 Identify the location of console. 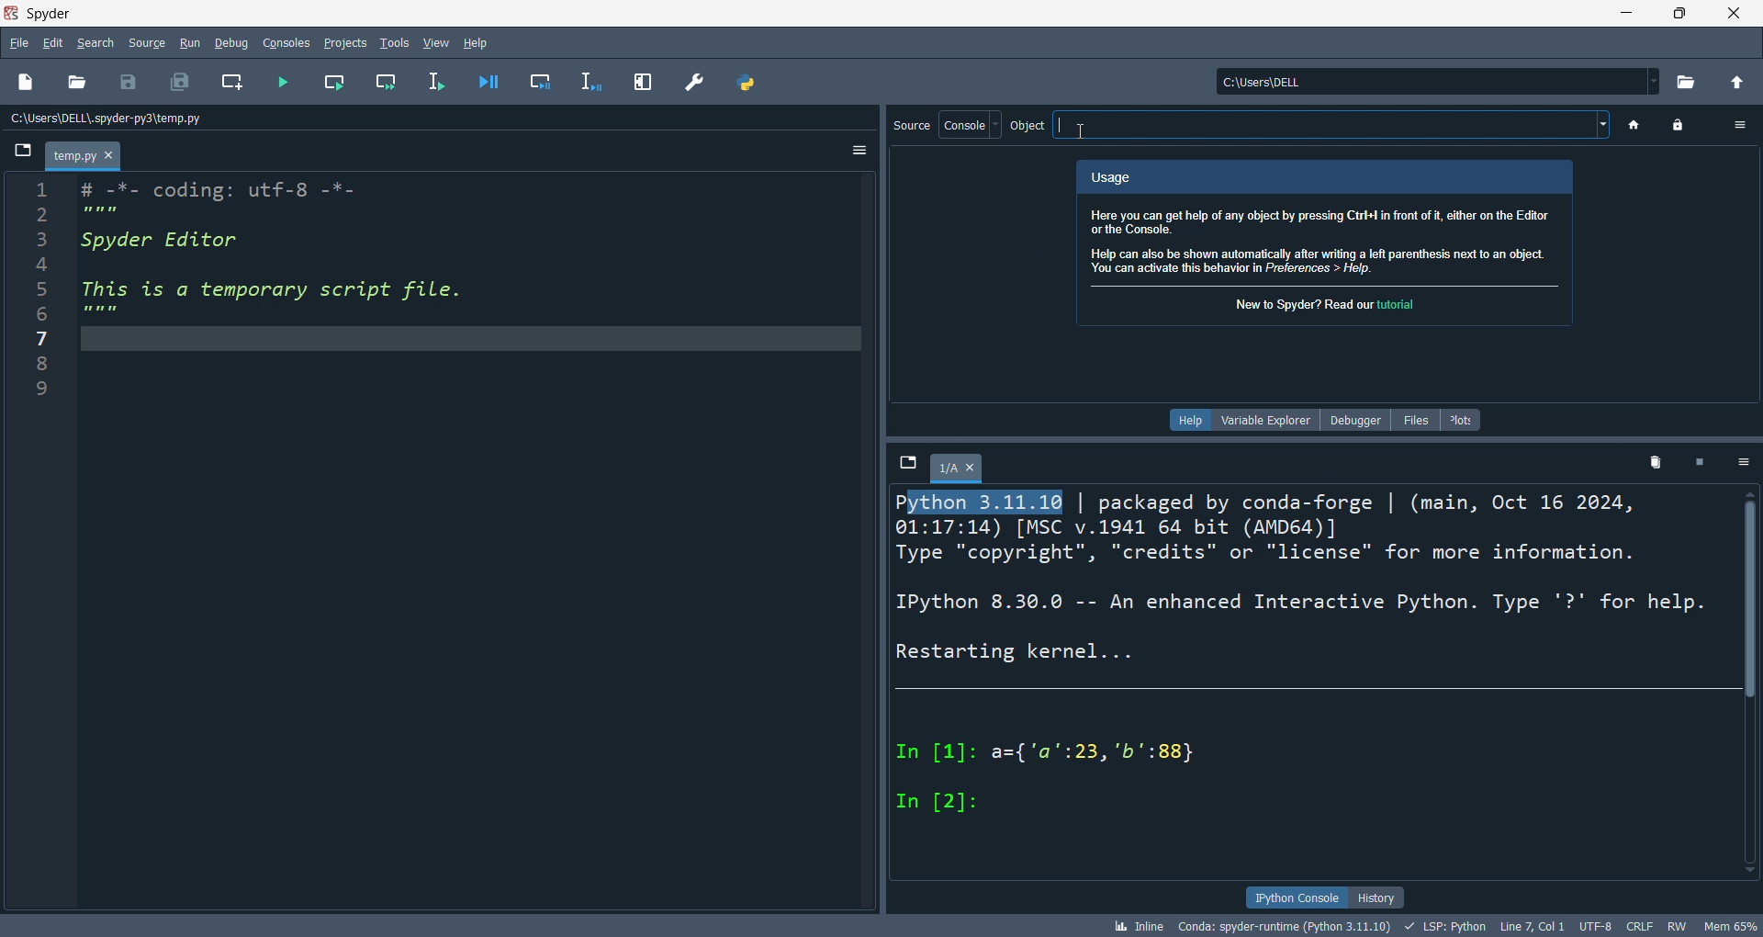
(969, 122).